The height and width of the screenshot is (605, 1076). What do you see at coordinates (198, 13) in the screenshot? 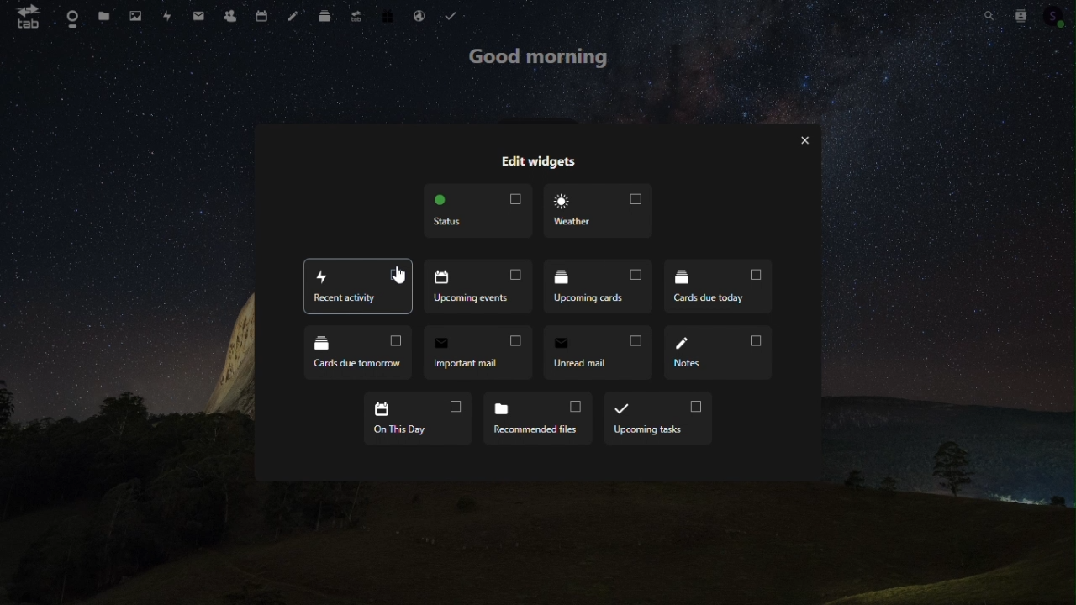
I see `mail` at bounding box center [198, 13].